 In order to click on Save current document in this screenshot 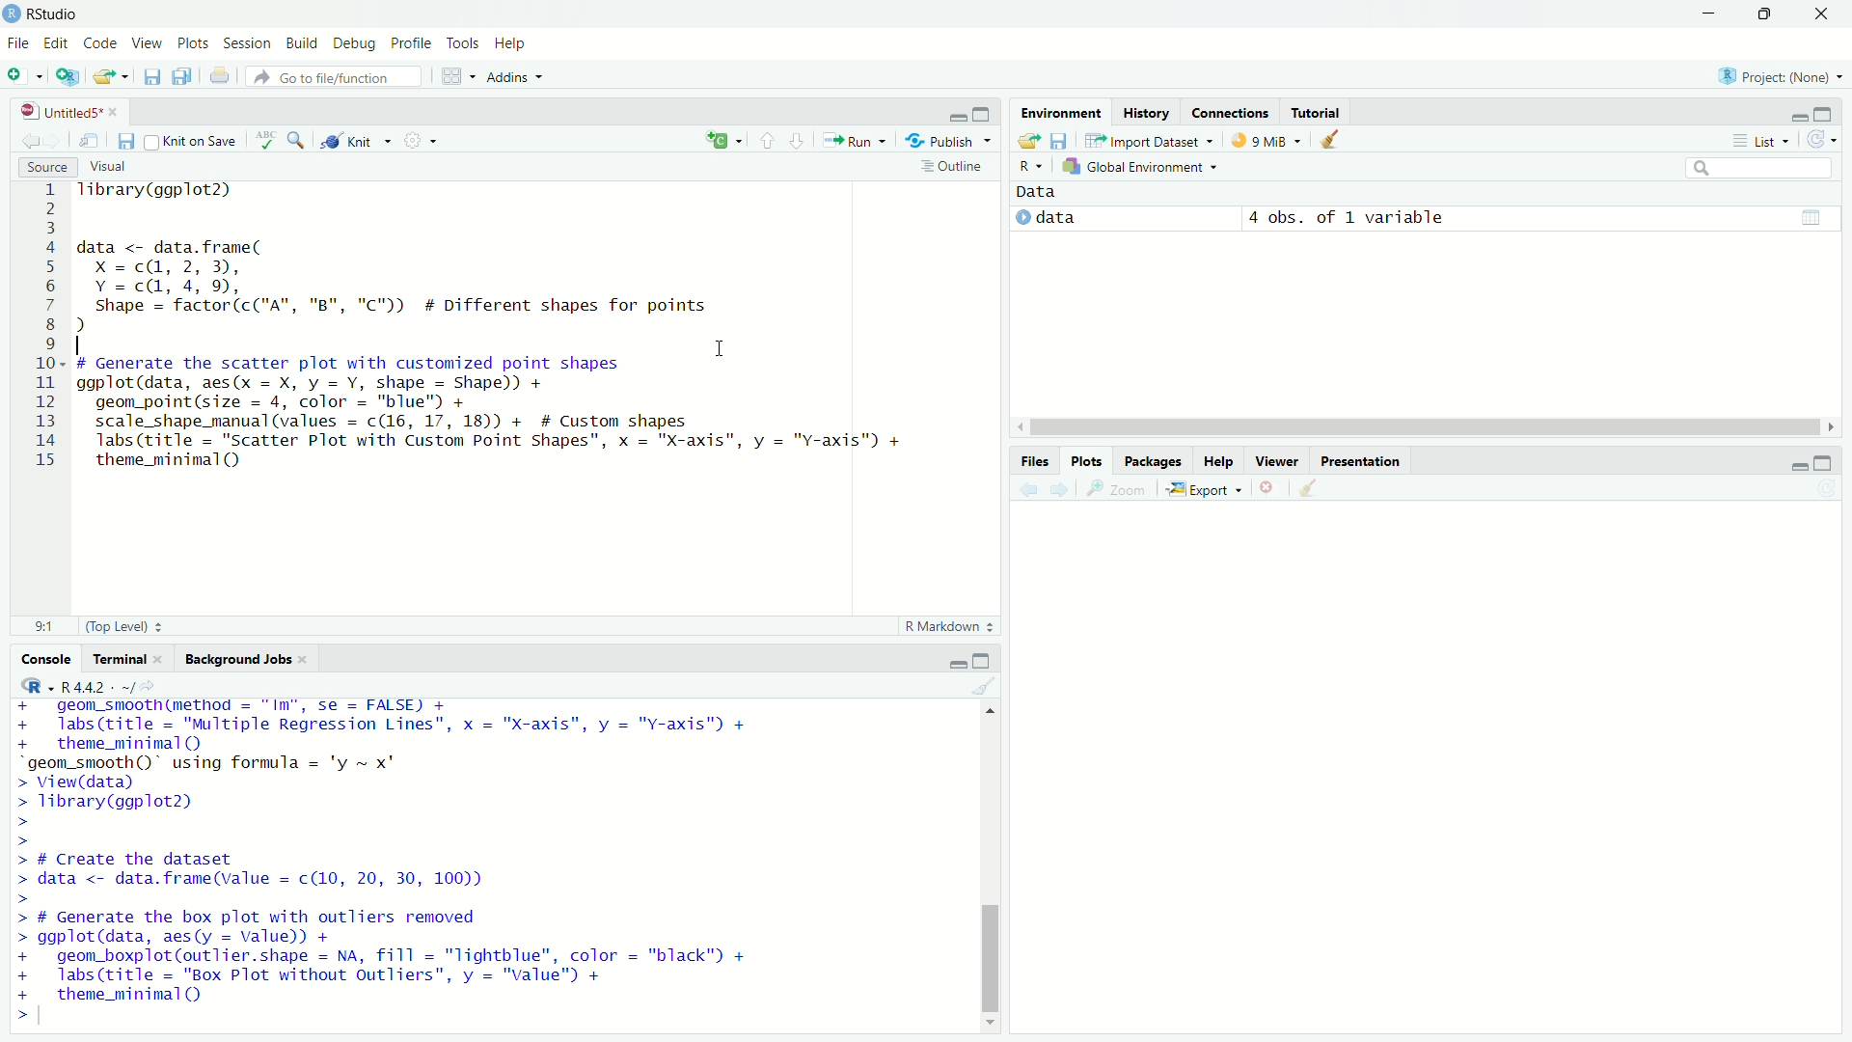, I will do `click(151, 76)`.